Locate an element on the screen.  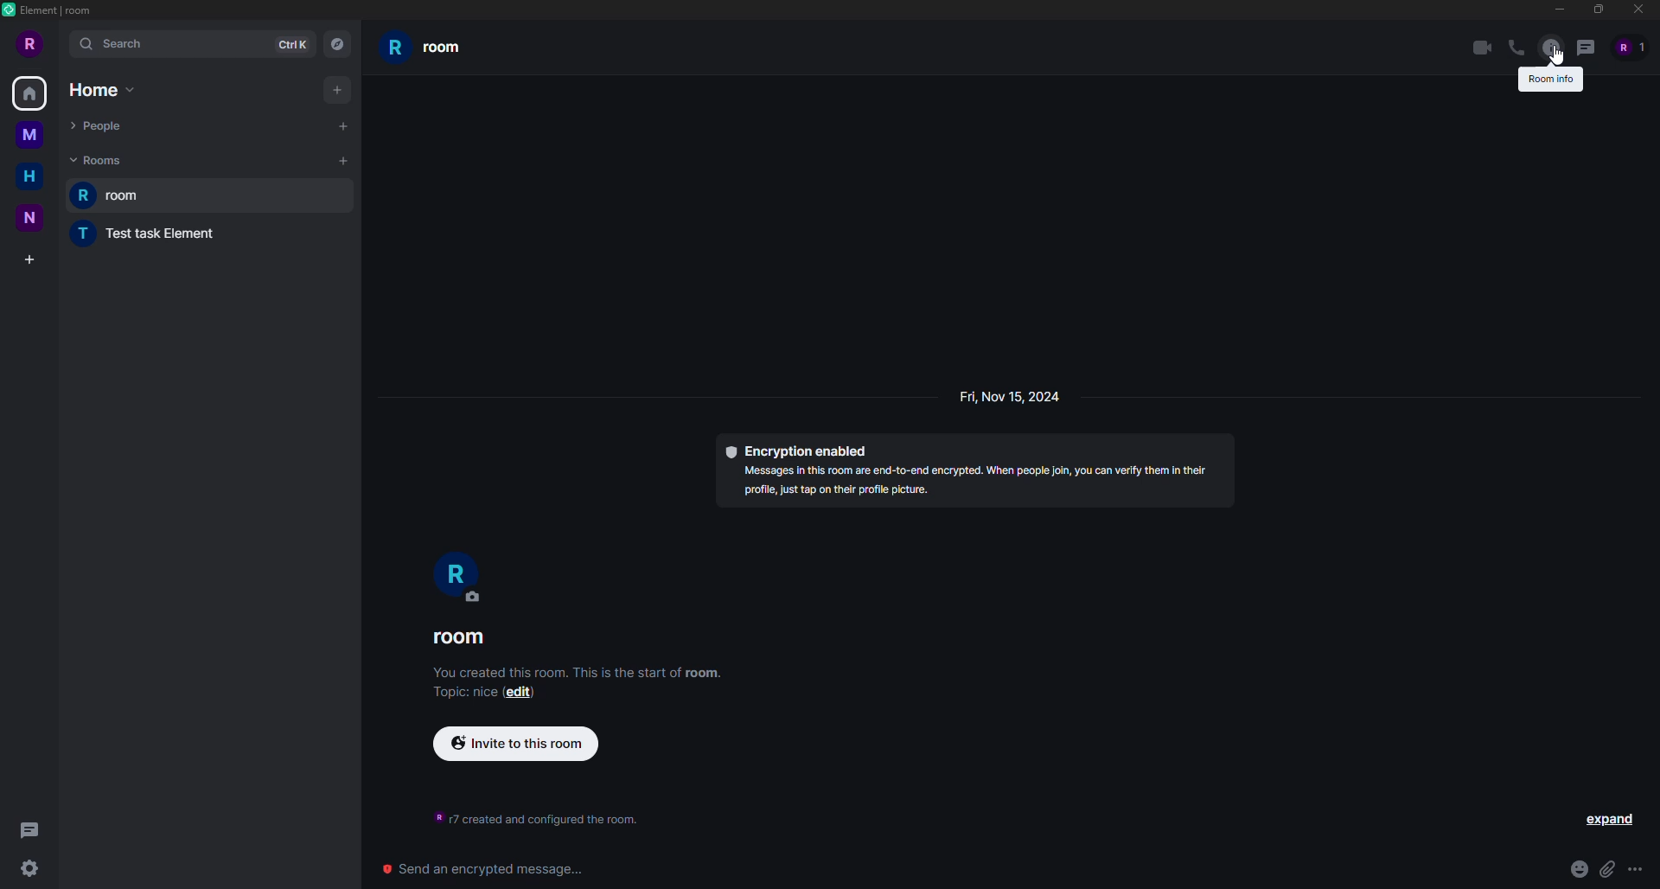
navigation is located at coordinates (335, 42).